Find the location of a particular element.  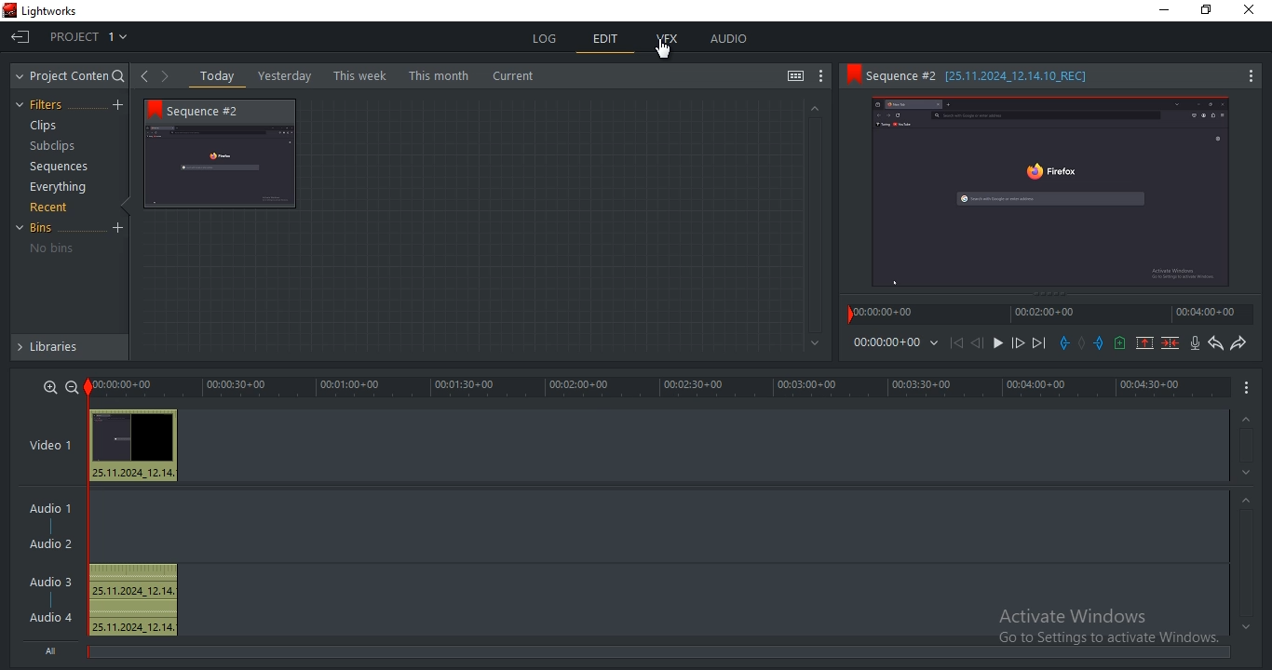

Show: Project 1 is located at coordinates (92, 36).